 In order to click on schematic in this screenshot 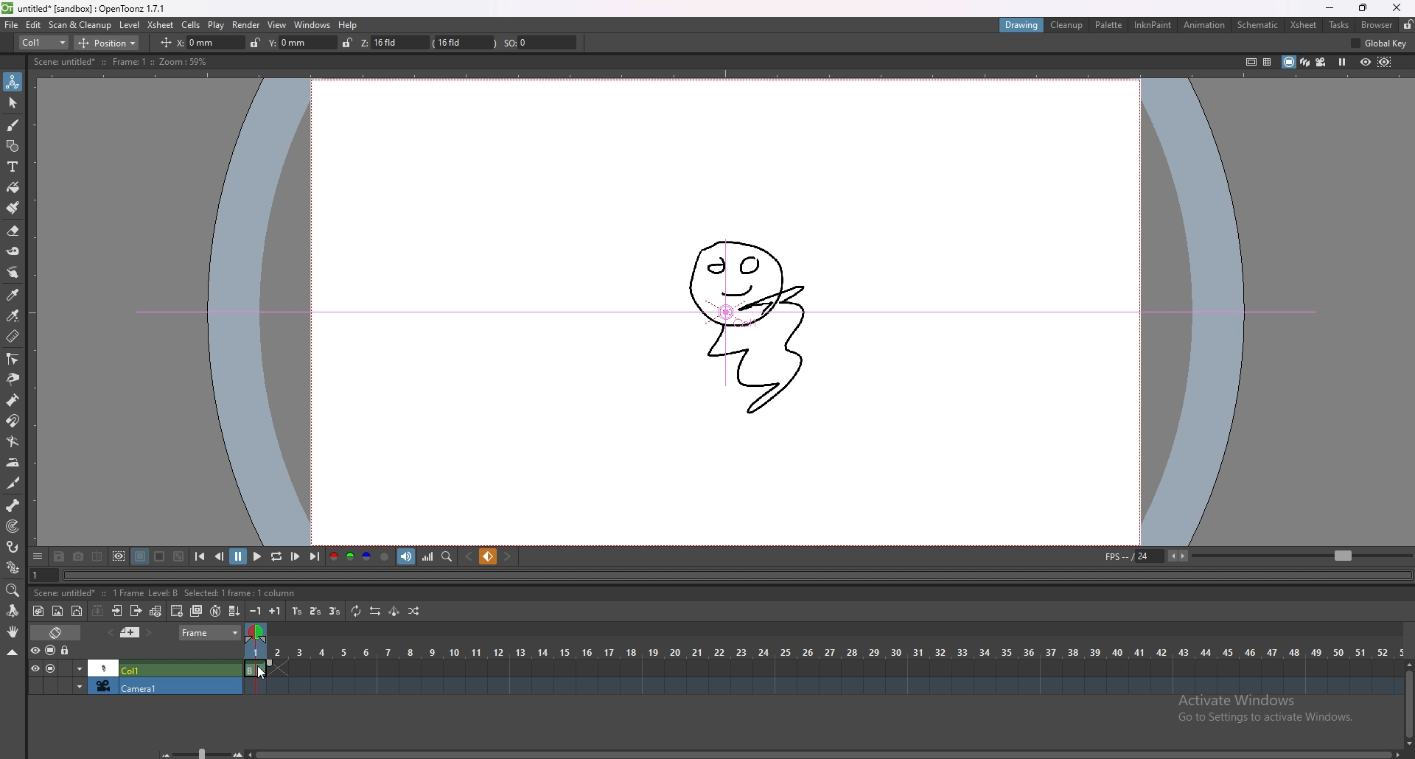, I will do `click(1258, 24)`.